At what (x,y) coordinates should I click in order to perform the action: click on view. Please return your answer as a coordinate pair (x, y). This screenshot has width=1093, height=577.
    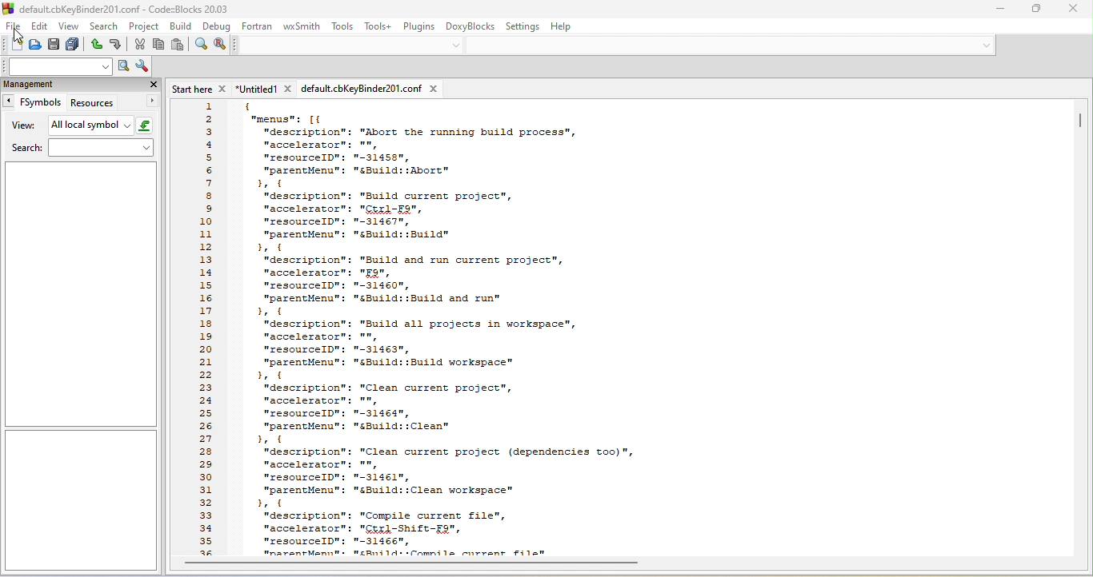
    Looking at the image, I should click on (21, 126).